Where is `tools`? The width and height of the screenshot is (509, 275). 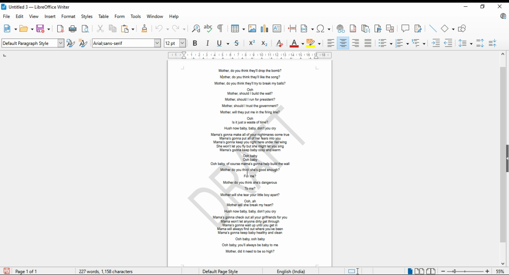 tools is located at coordinates (137, 16).